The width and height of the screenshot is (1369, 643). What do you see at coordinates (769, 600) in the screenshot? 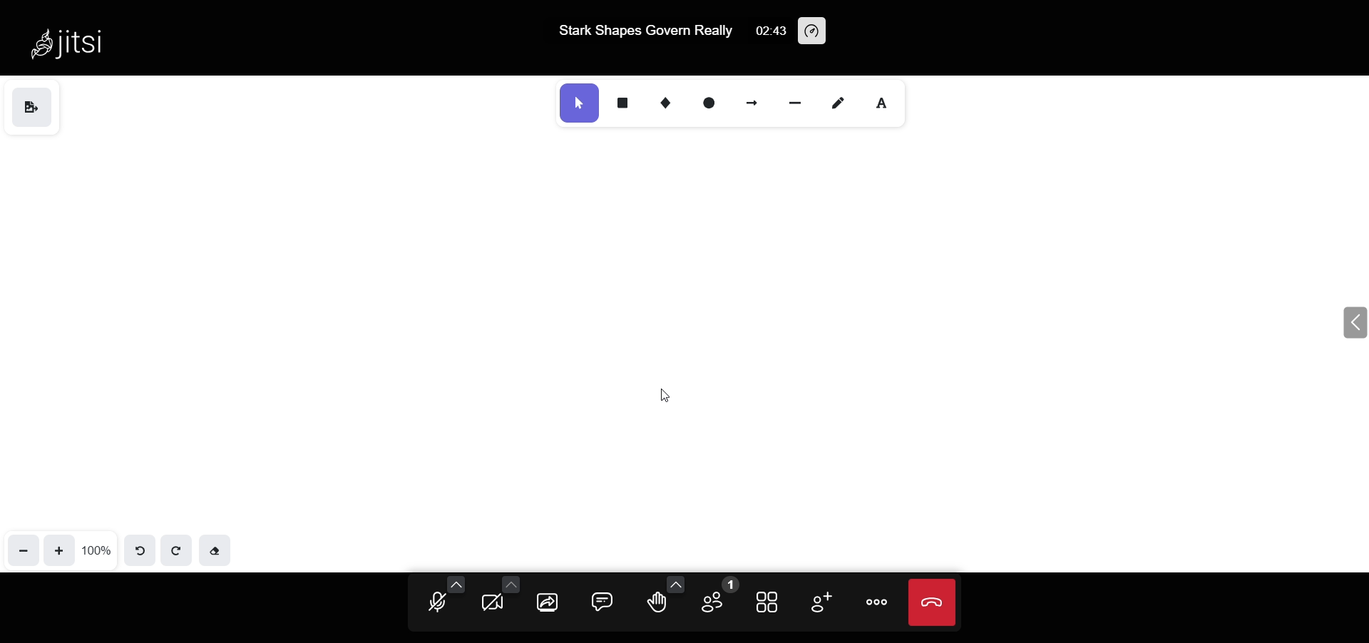
I see `tile view` at bounding box center [769, 600].